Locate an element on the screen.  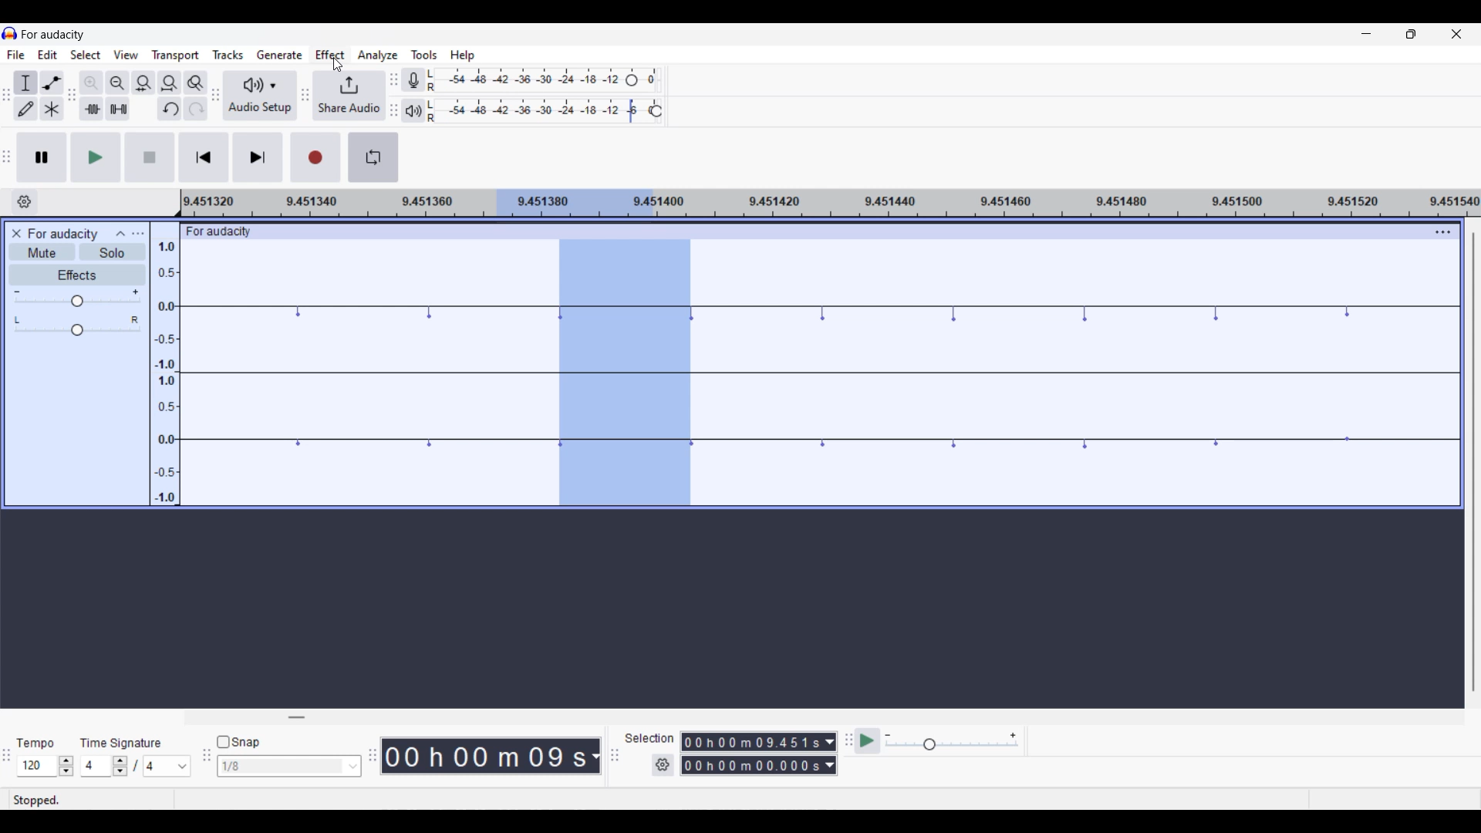
Draw tool is located at coordinates (26, 109).